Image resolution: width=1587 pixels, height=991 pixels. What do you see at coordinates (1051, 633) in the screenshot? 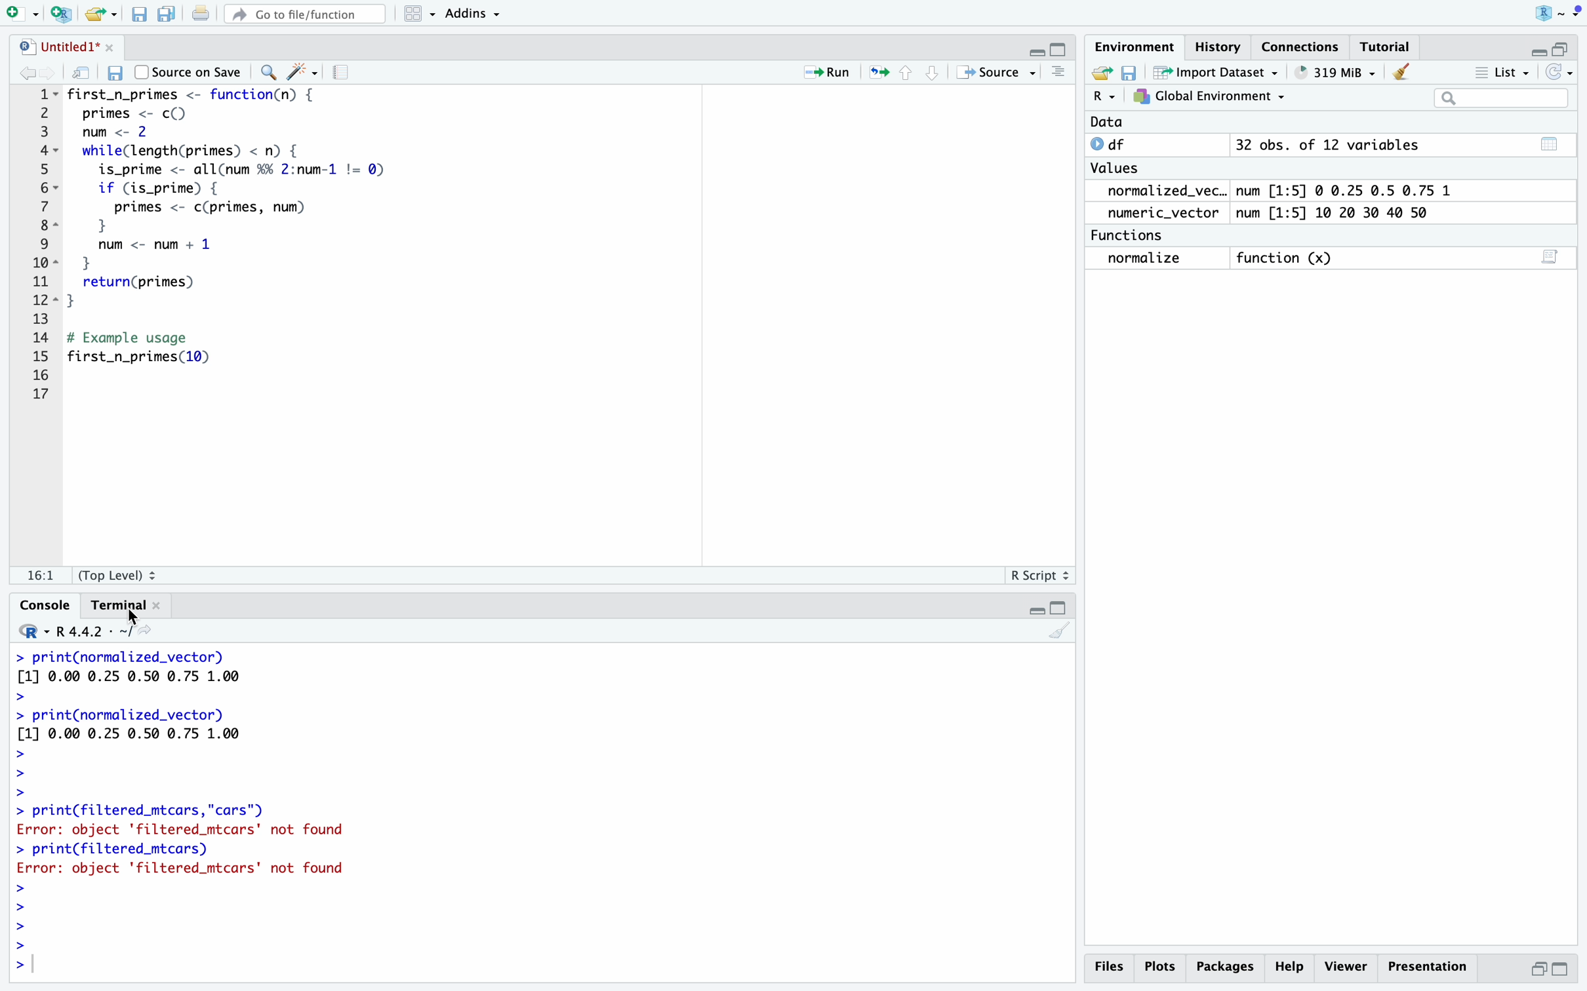
I see `clear console` at bounding box center [1051, 633].